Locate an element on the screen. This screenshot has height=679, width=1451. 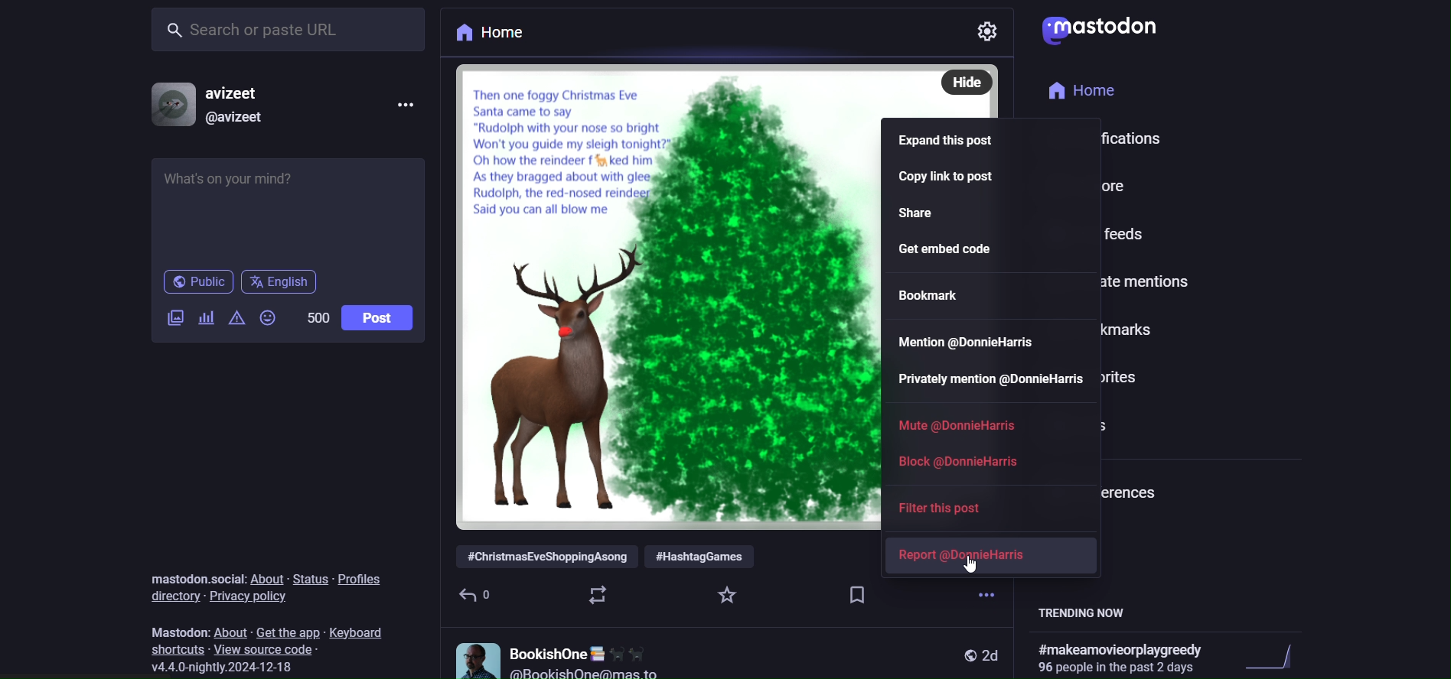
public is located at coordinates (194, 282).